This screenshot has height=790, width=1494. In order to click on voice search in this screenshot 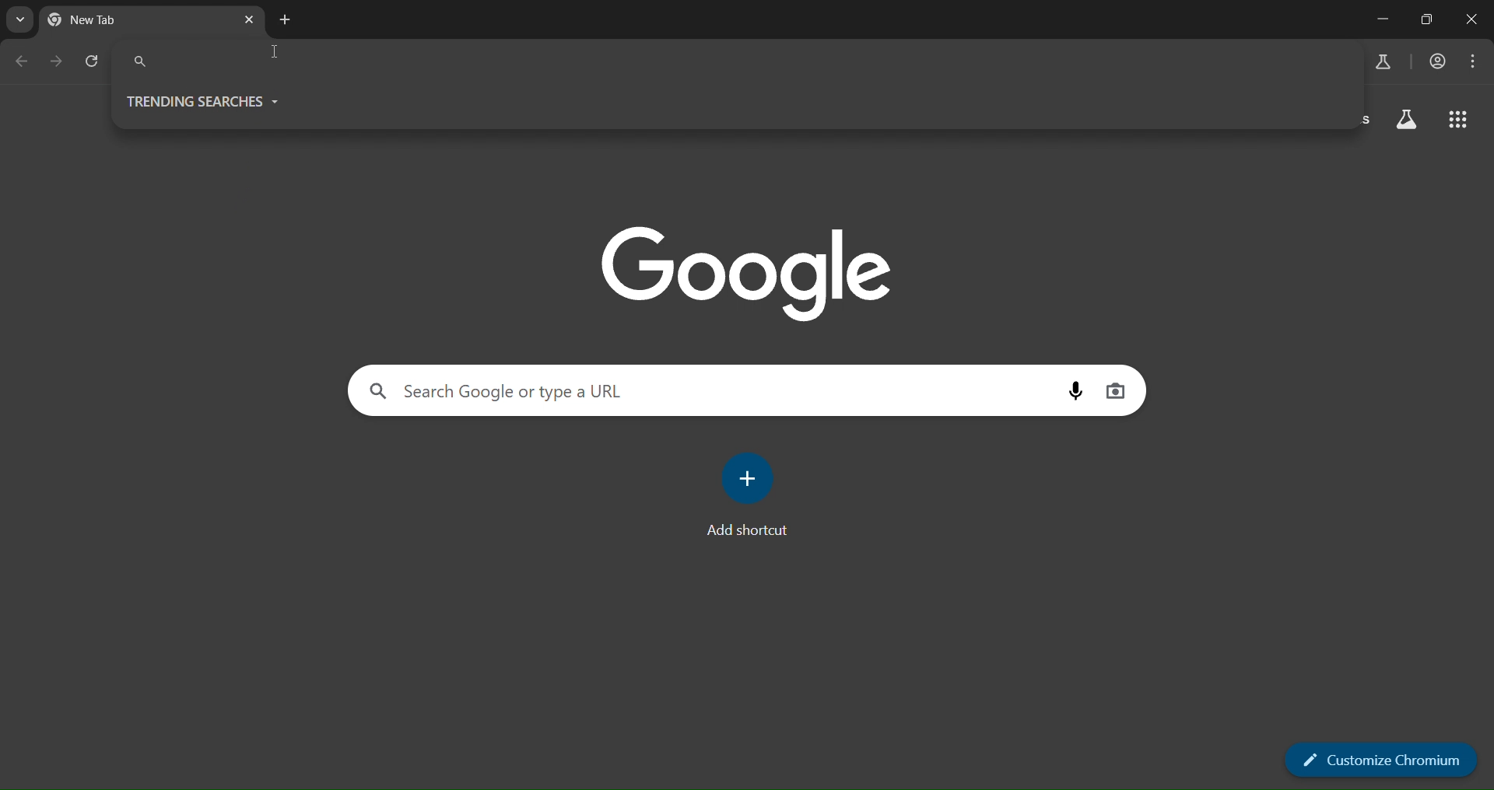, I will do `click(1078, 390)`.